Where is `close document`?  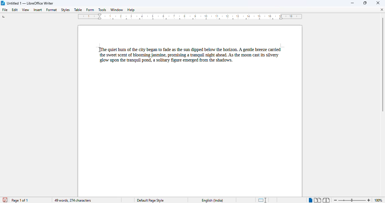
close document is located at coordinates (382, 10).